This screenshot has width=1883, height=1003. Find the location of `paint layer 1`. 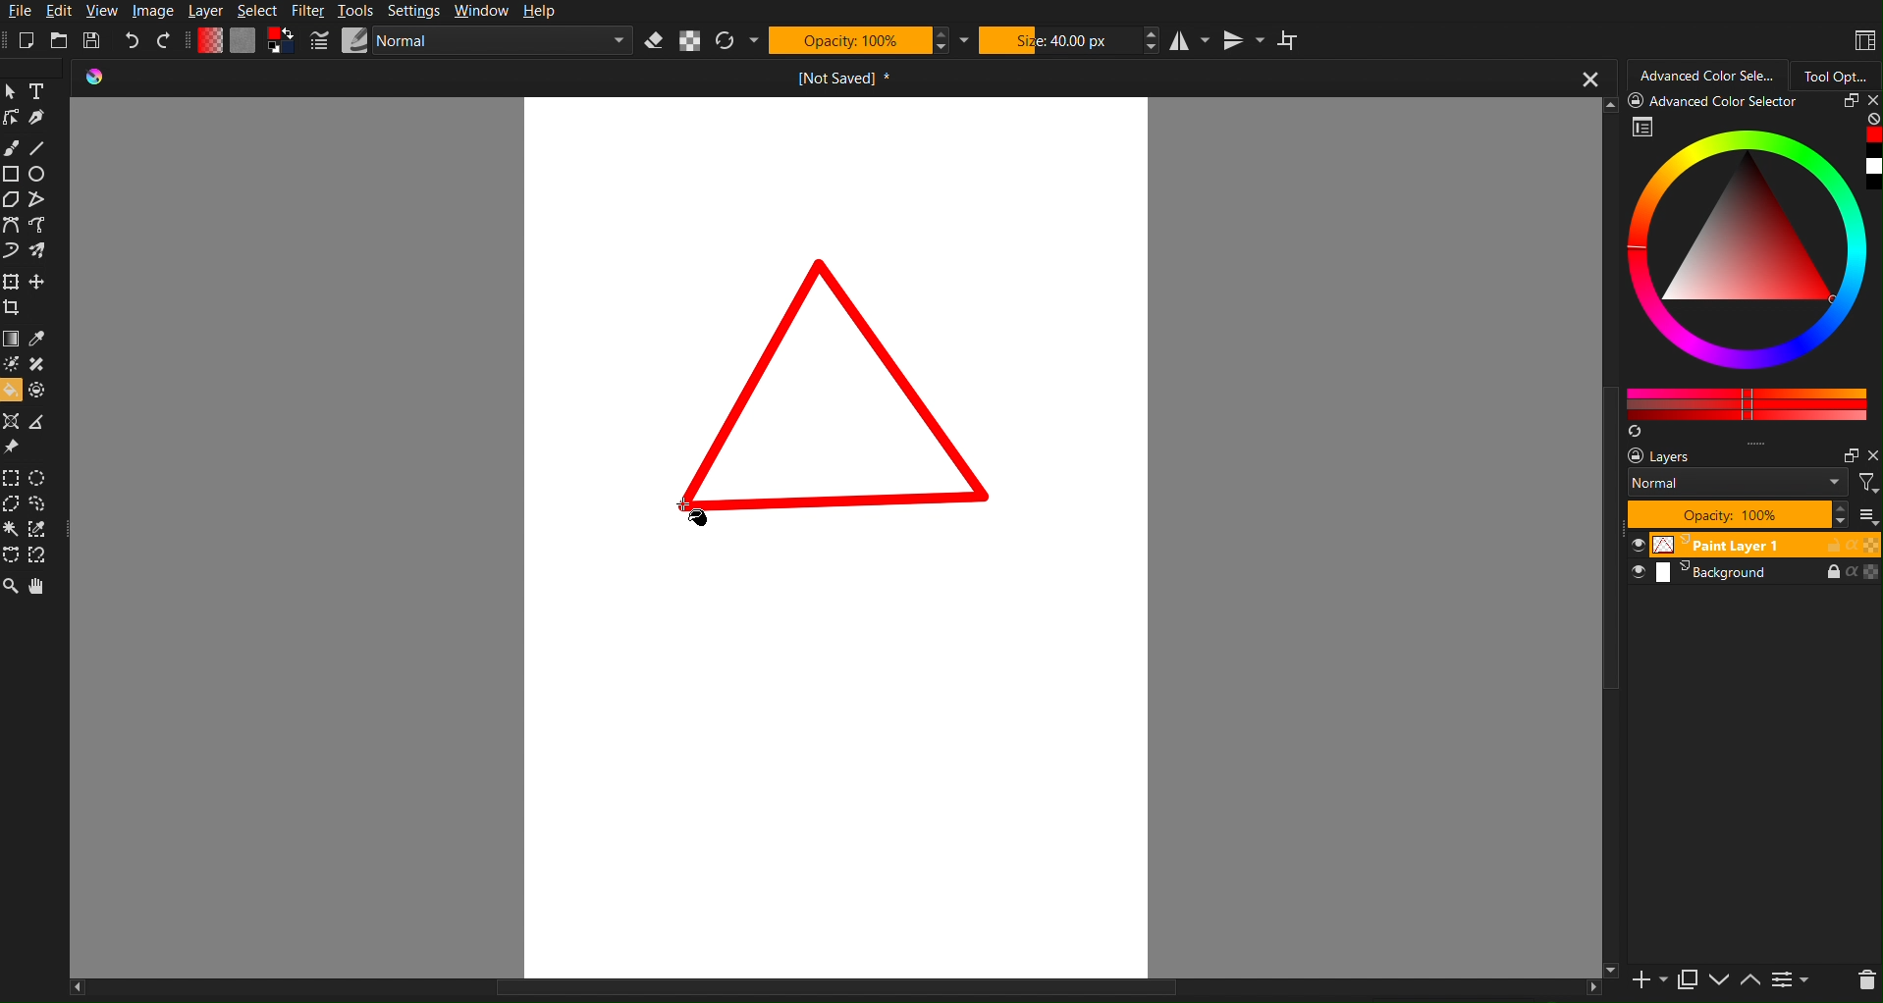

paint layer 1 is located at coordinates (1756, 546).